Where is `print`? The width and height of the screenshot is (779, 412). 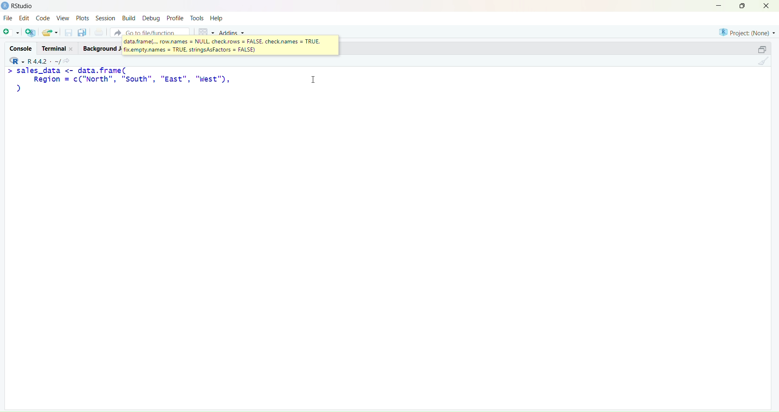
print is located at coordinates (99, 33).